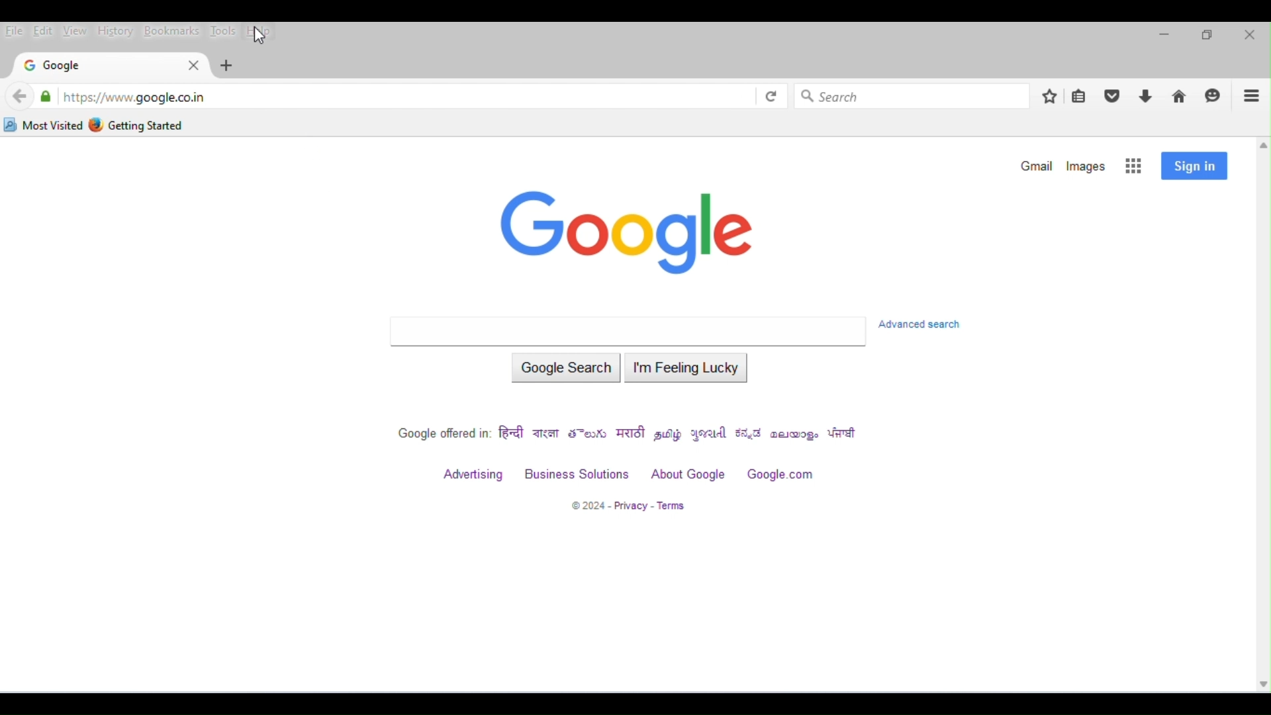 This screenshot has height=715, width=1271. Describe the element at coordinates (512, 436) in the screenshot. I see `hindi` at that location.